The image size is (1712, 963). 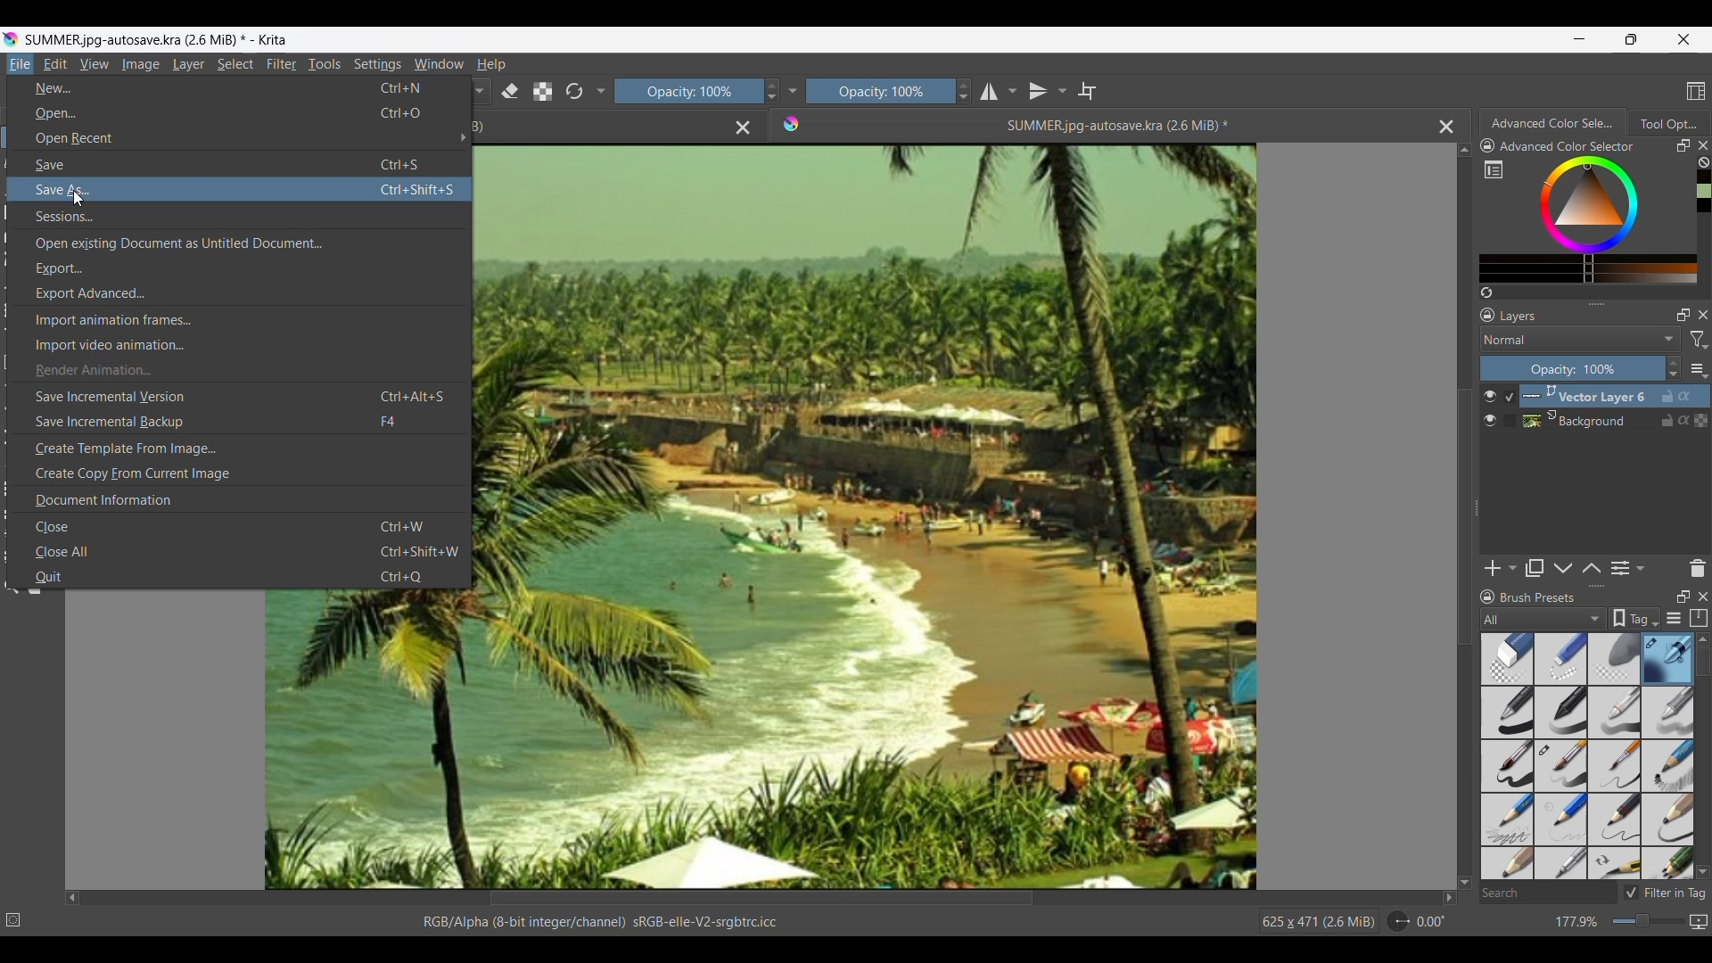 What do you see at coordinates (1102, 126) in the screenshot?
I see `Current open file` at bounding box center [1102, 126].